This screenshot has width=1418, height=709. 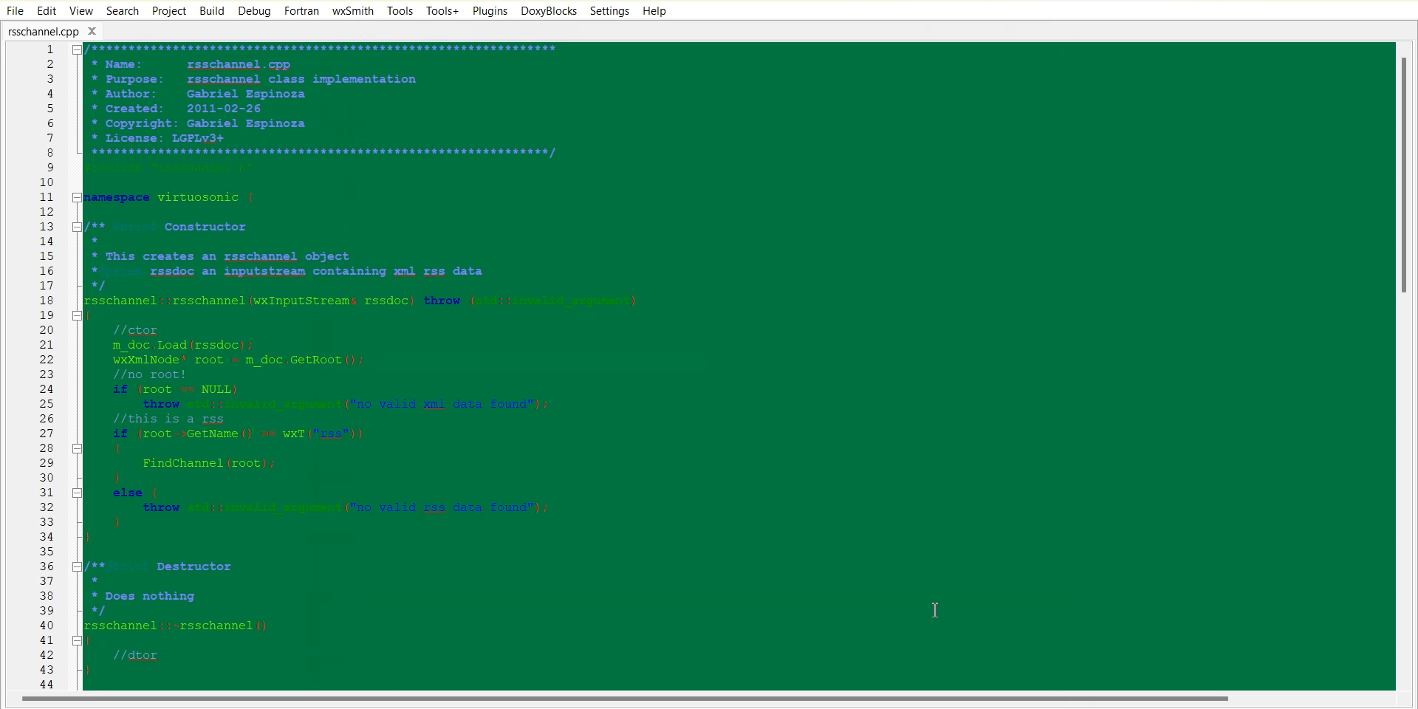 What do you see at coordinates (97, 30) in the screenshot?
I see `Close` at bounding box center [97, 30].